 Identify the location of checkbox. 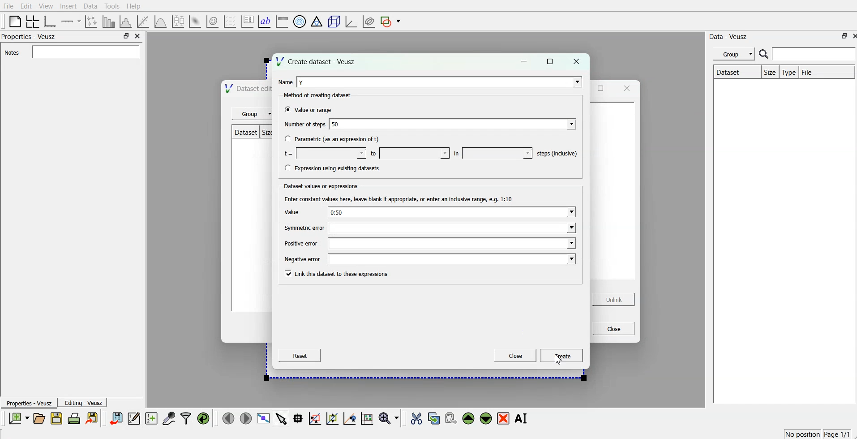
(288, 139).